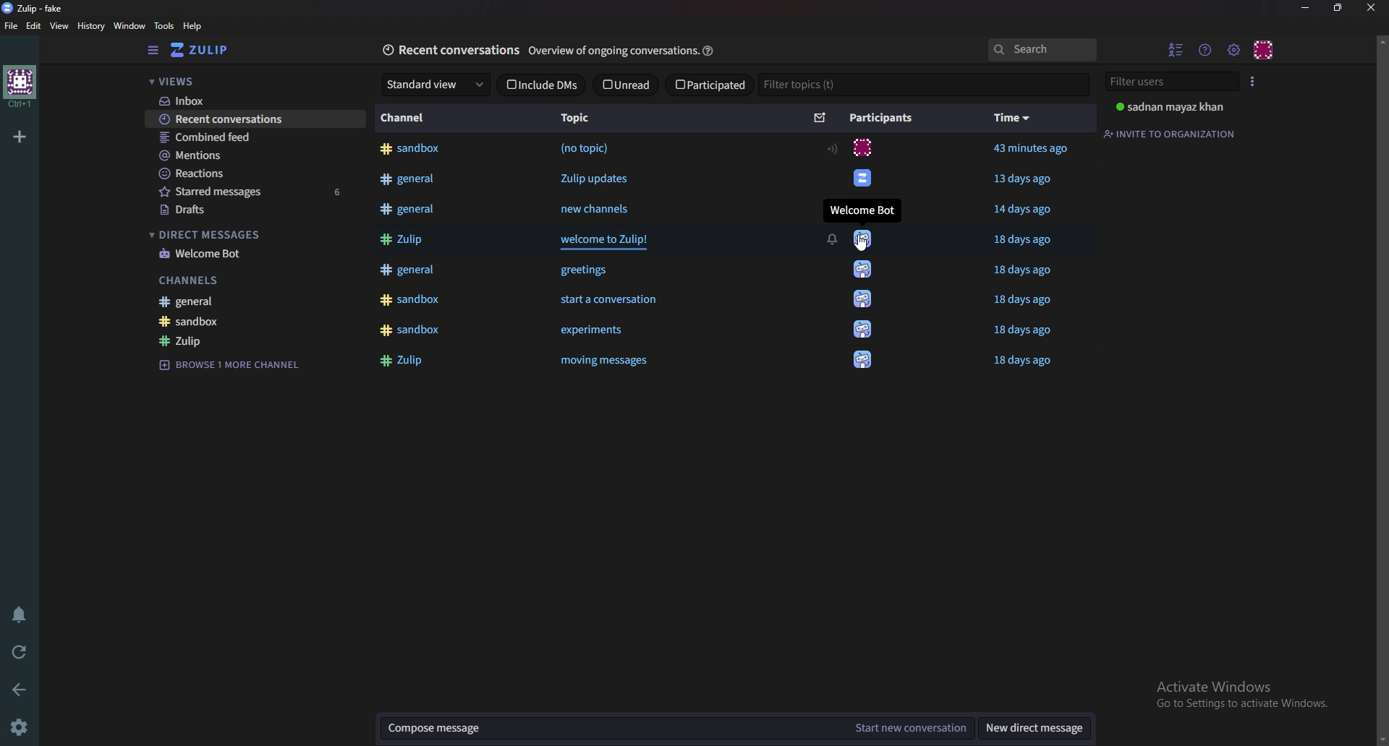 The height and width of the screenshot is (746, 1389). What do you see at coordinates (153, 51) in the screenshot?
I see `Hide sidebar` at bounding box center [153, 51].